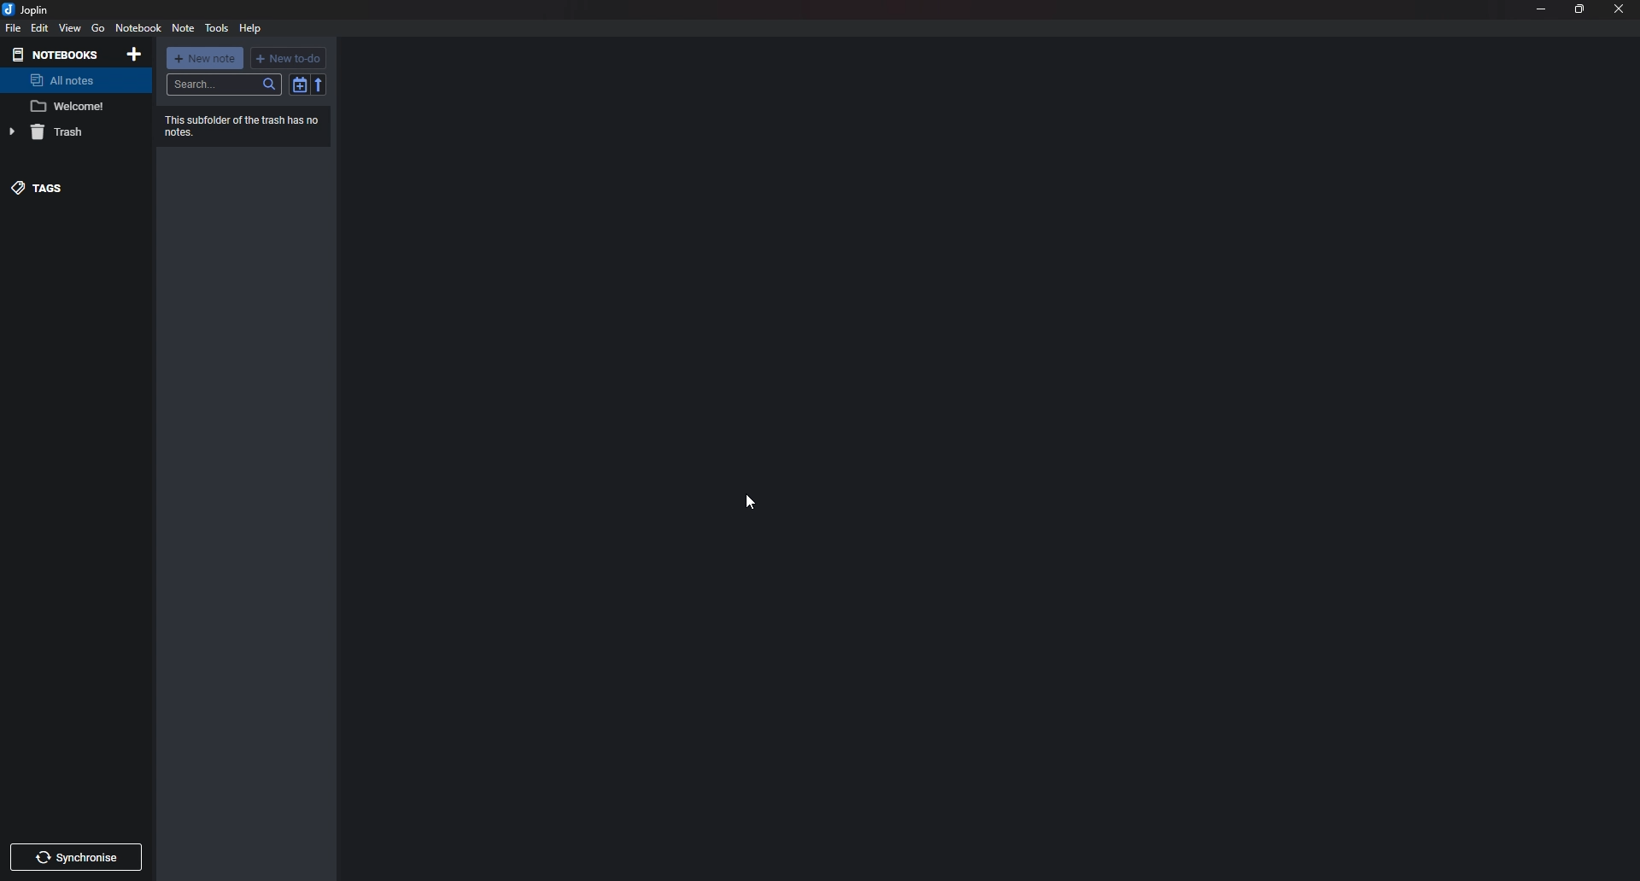 The width and height of the screenshot is (1640, 881). I want to click on Edit, so click(41, 26).